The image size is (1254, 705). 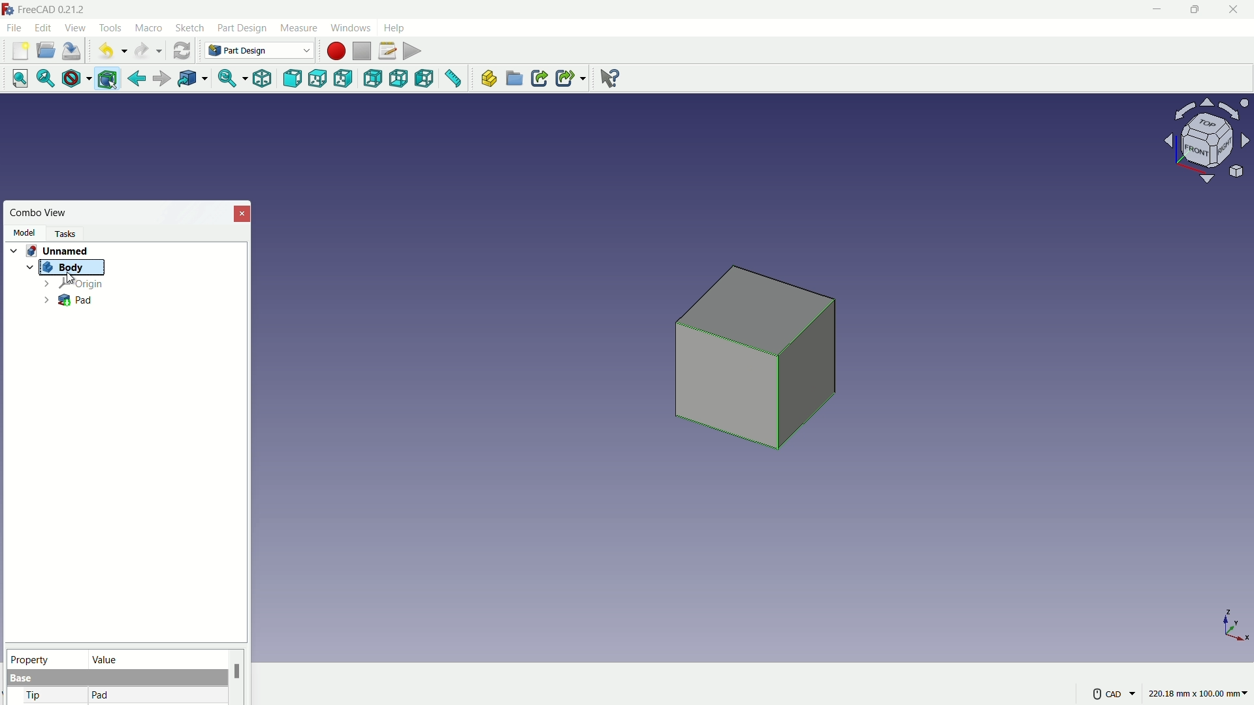 I want to click on save file, so click(x=73, y=52).